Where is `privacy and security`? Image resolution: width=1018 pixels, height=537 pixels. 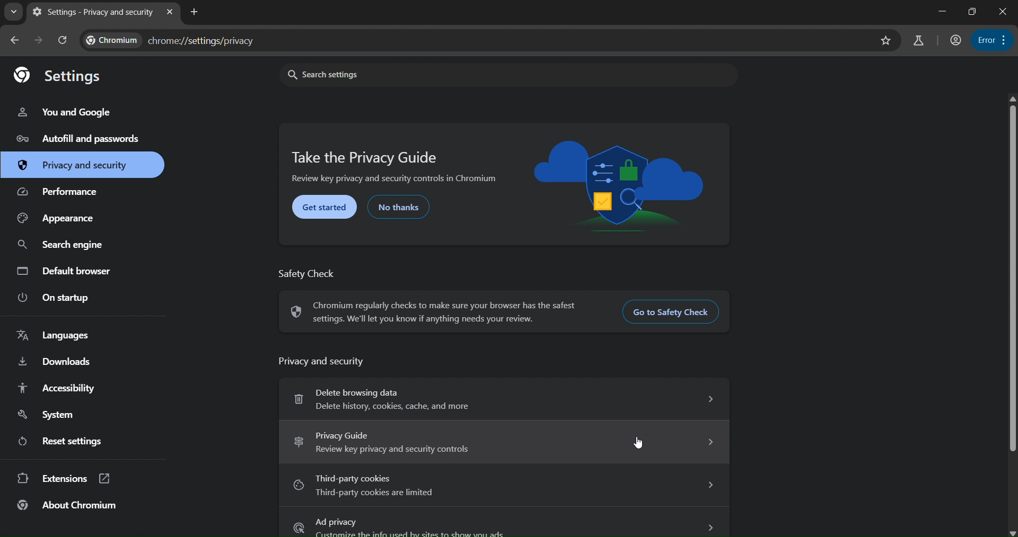
privacy and security is located at coordinates (74, 165).